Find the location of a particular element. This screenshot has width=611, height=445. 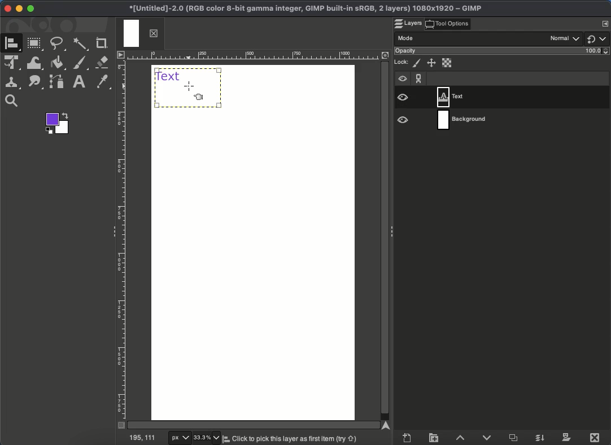

Menu is located at coordinates (120, 54).